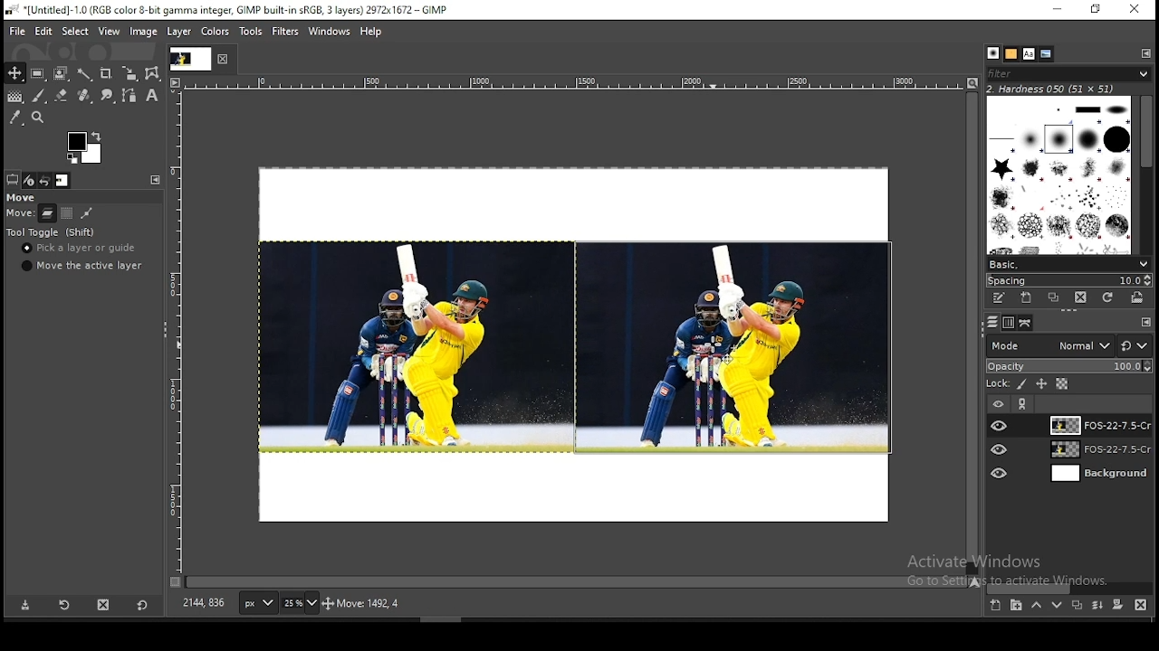 This screenshot has width=1159, height=651. Describe the element at coordinates (371, 33) in the screenshot. I see `help` at that location.